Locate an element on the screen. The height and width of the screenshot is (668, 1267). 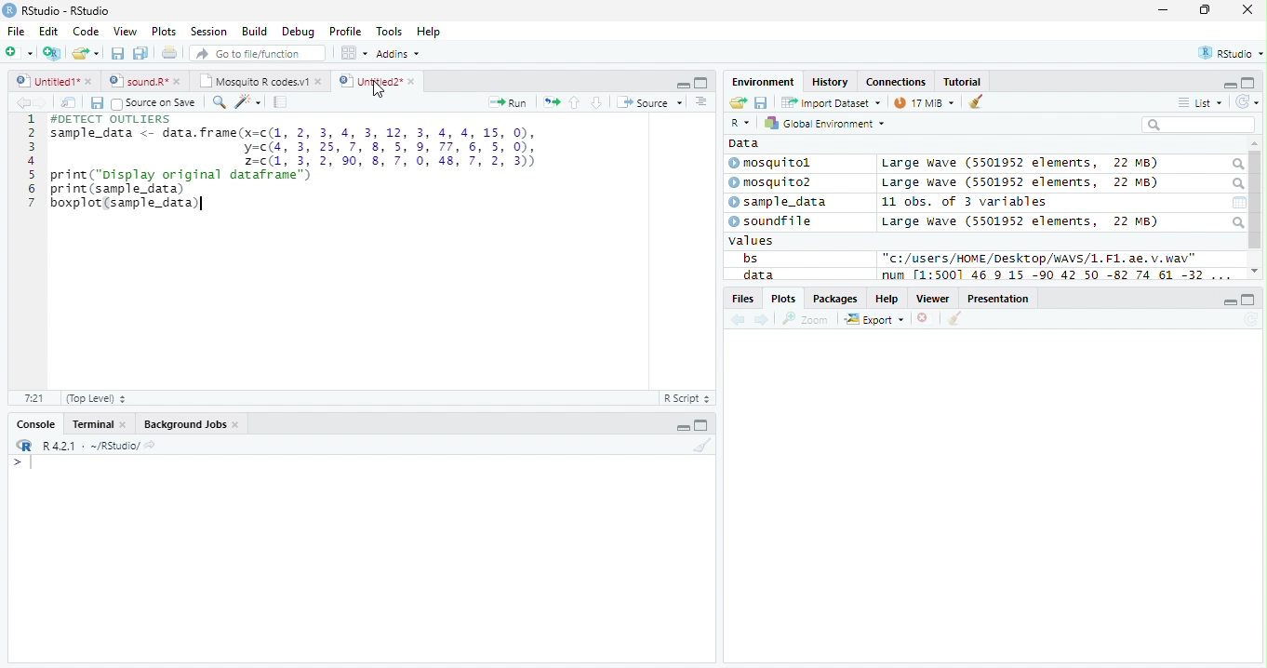
Go forward is located at coordinates (42, 102).